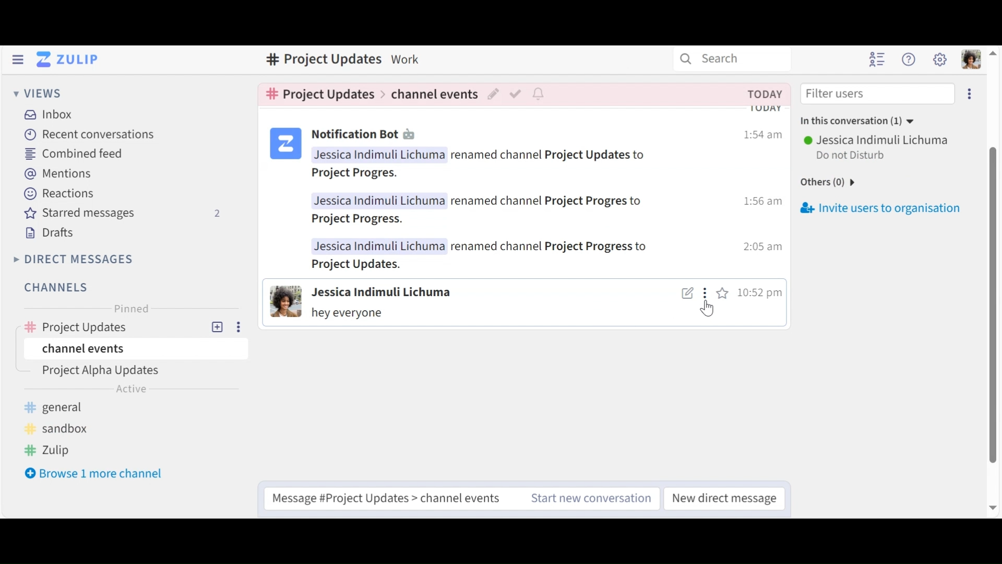 This screenshot has width=1002, height=564. What do you see at coordinates (70, 59) in the screenshot?
I see `Go to Home View` at bounding box center [70, 59].